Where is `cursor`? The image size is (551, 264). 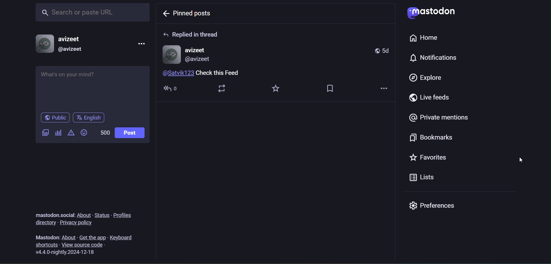 cursor is located at coordinates (521, 160).